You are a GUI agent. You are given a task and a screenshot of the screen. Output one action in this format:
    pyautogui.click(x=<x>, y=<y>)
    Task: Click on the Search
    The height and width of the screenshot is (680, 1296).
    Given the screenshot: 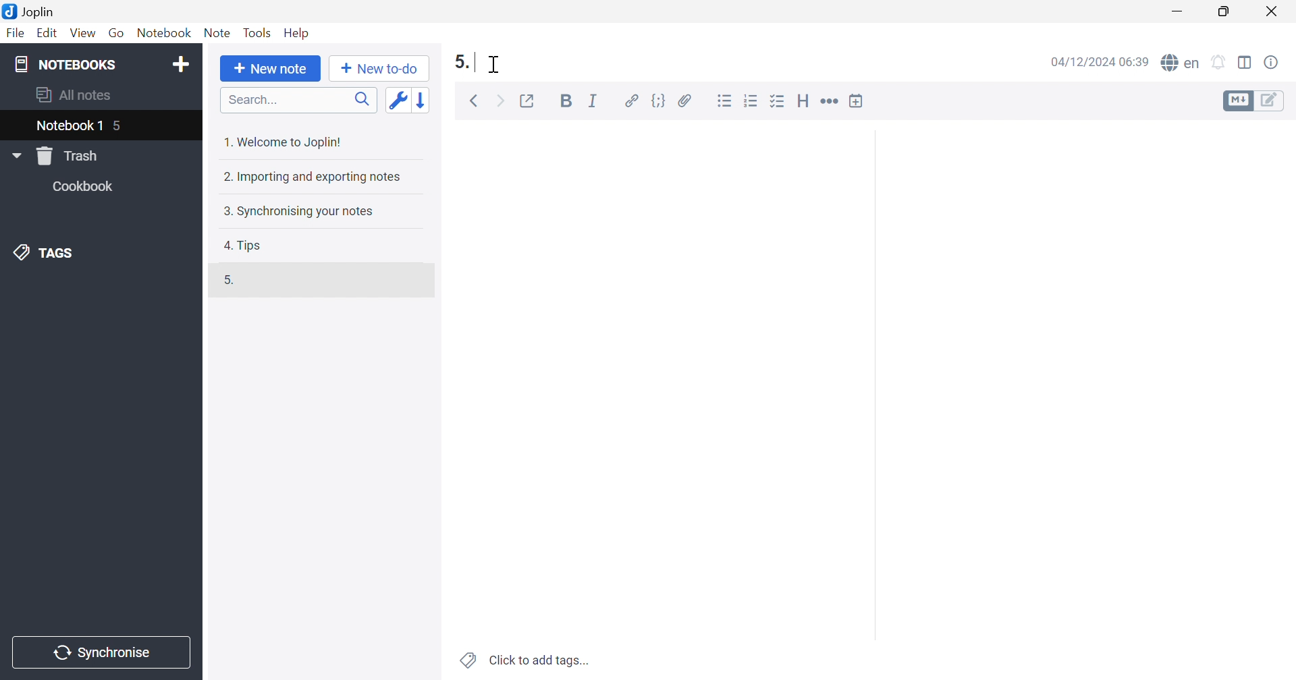 What is the action you would take?
    pyautogui.click(x=294, y=100)
    